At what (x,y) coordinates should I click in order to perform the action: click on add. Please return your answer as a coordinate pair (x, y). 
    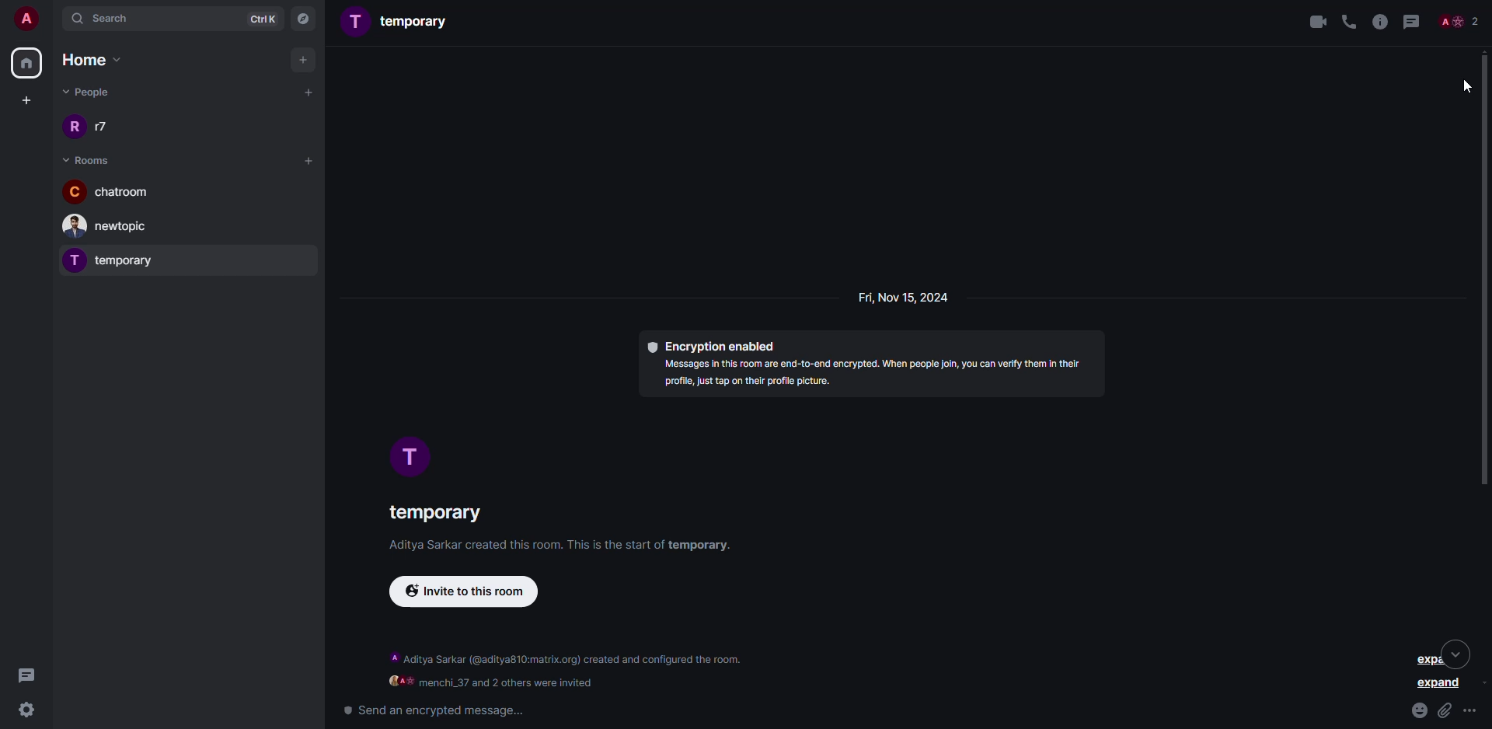
    Looking at the image, I should click on (309, 92).